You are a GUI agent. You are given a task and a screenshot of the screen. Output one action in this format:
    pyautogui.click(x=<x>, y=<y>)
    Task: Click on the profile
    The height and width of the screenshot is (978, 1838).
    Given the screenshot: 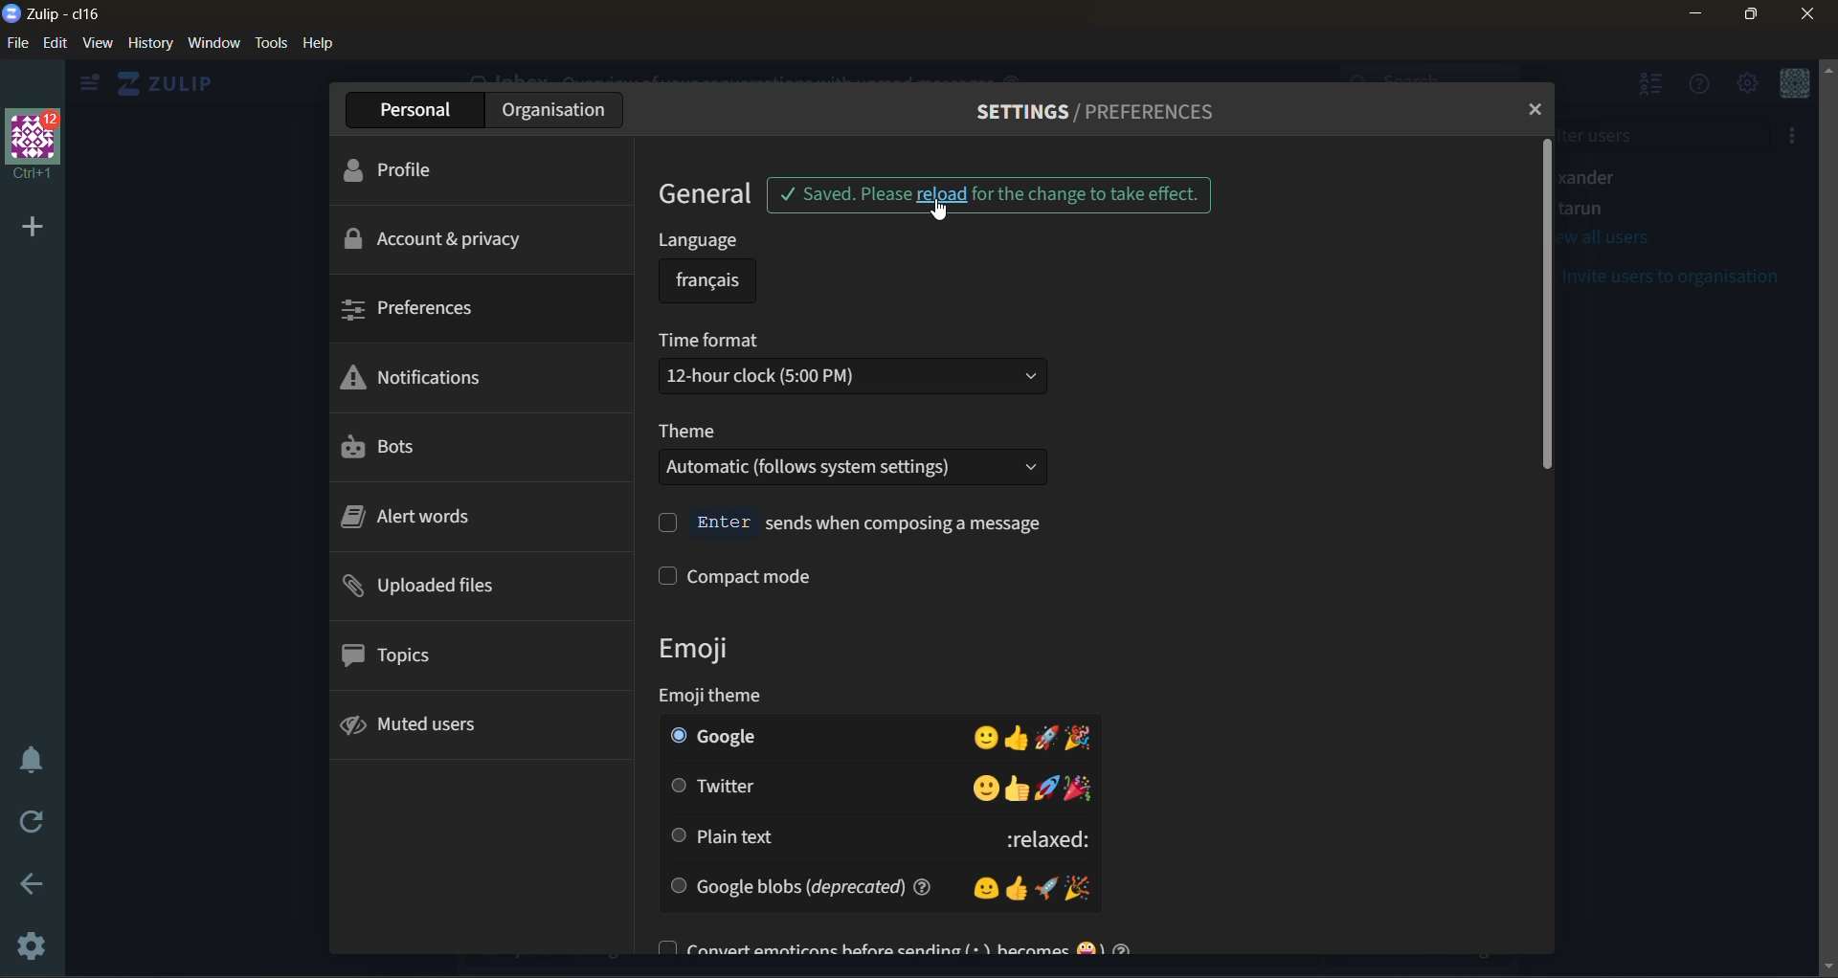 What is the action you would take?
    pyautogui.click(x=425, y=165)
    